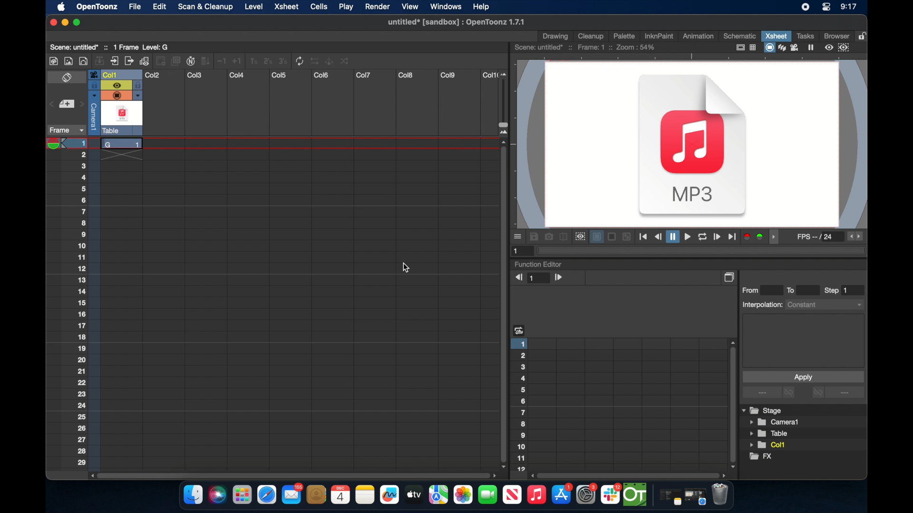 This screenshot has height=513, width=913. Describe the element at coordinates (610, 237) in the screenshot. I see `backgrounds` at that location.